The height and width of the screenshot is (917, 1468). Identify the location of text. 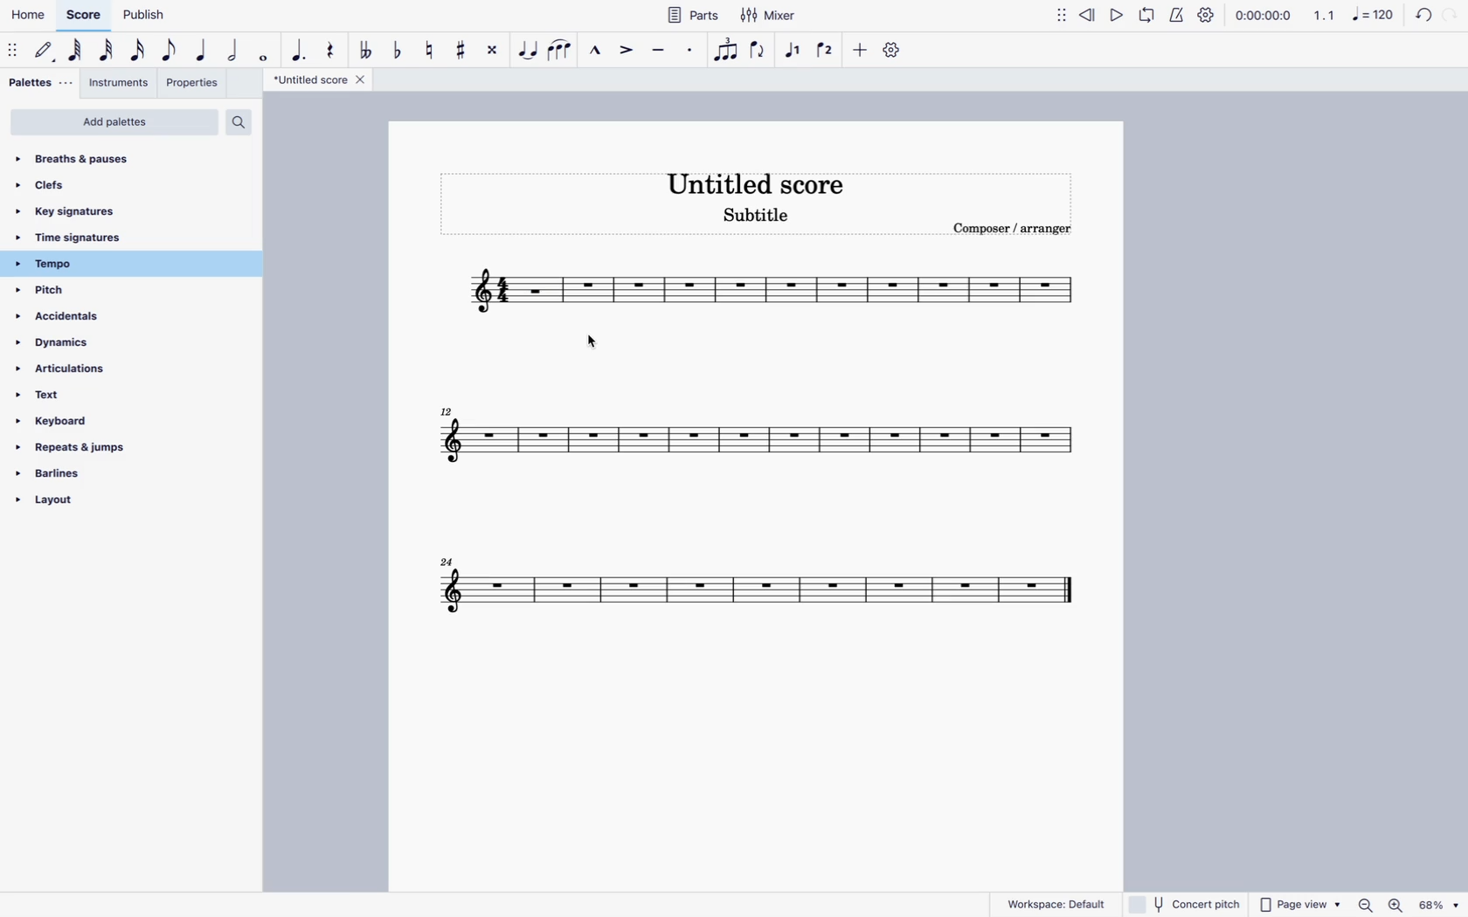
(87, 400).